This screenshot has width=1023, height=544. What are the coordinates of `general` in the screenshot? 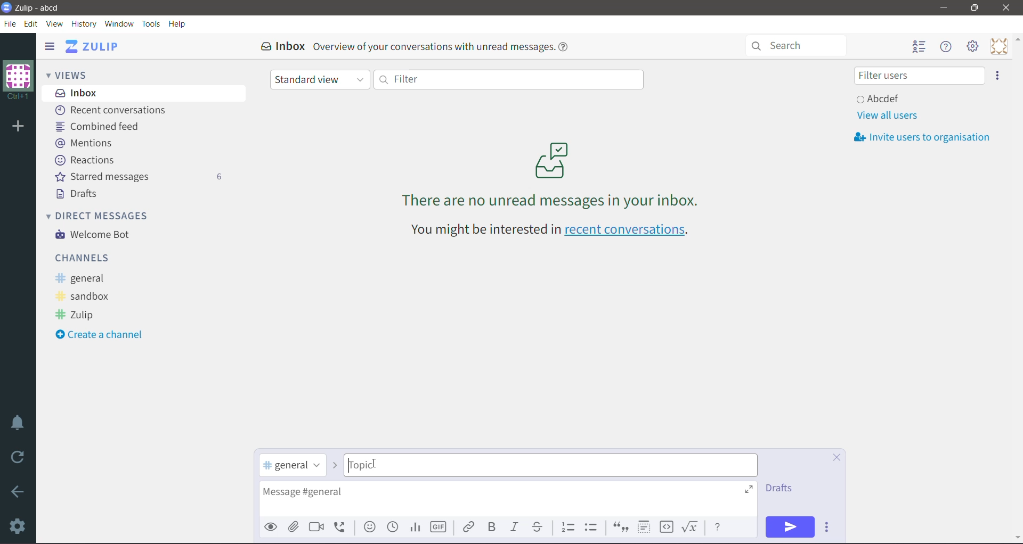 It's located at (84, 278).